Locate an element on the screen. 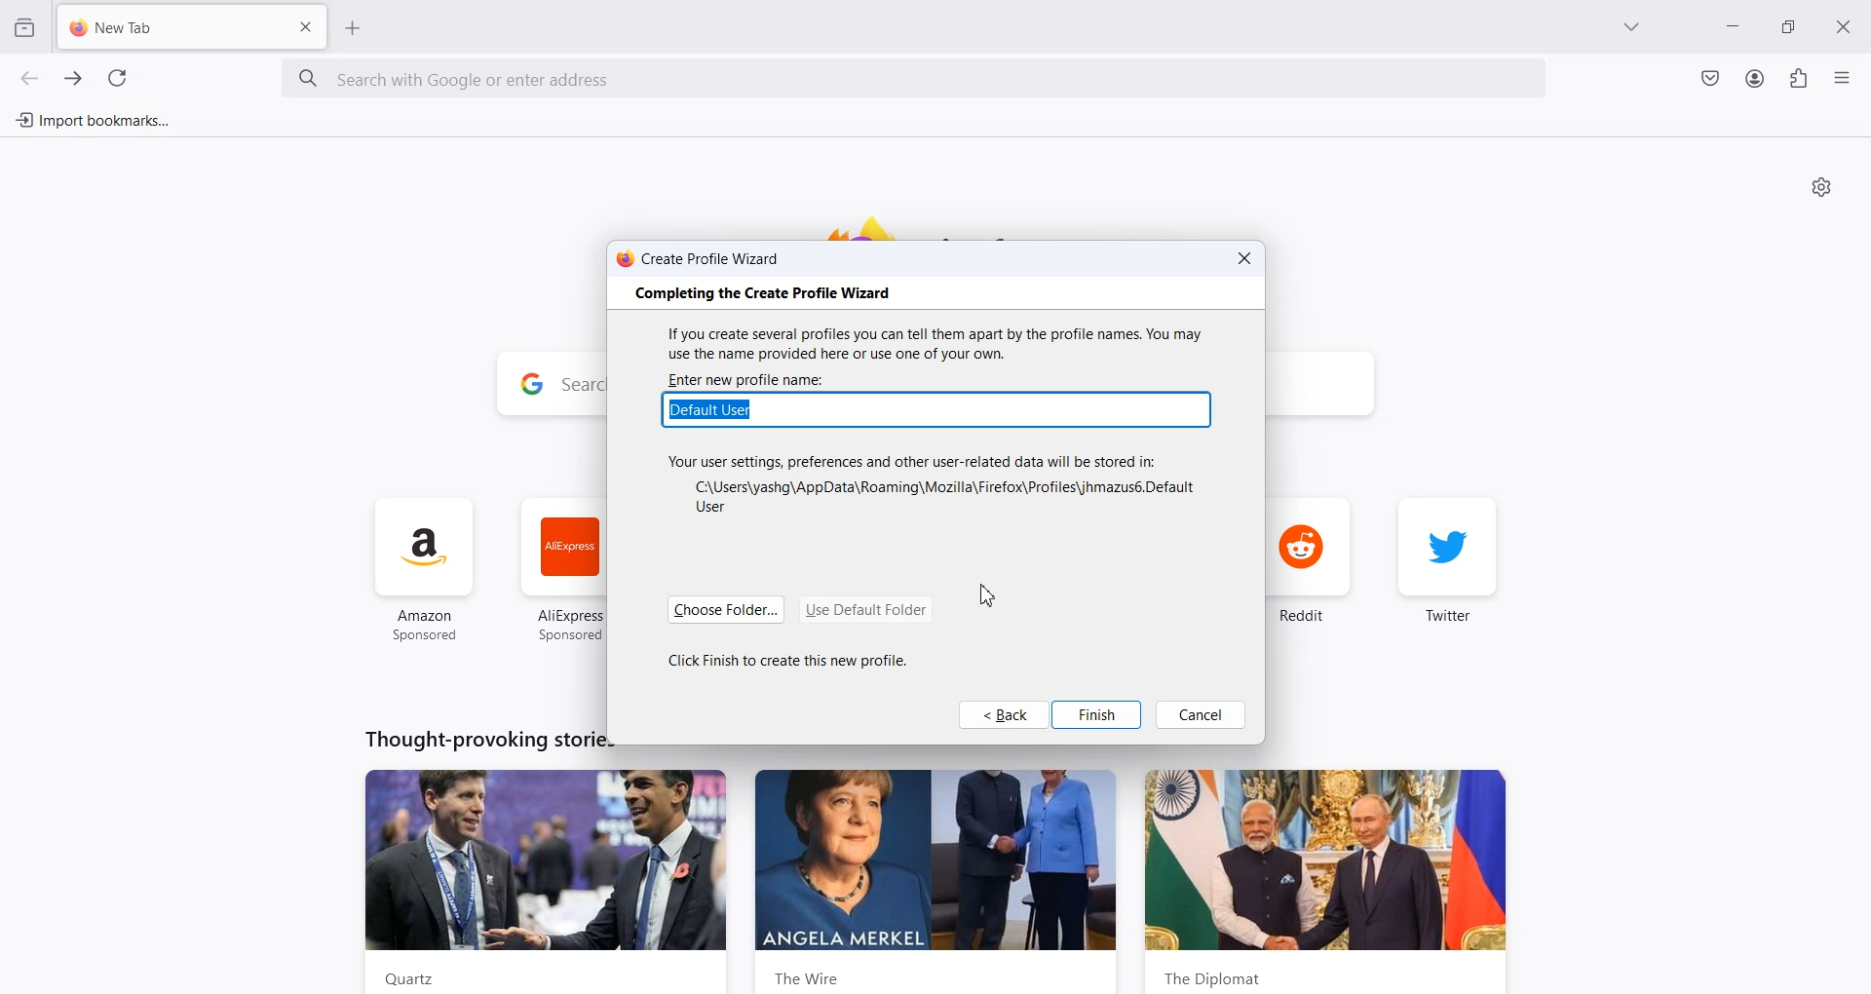 The width and height of the screenshot is (1871, 994). Use Default Folder is located at coordinates (867, 610).